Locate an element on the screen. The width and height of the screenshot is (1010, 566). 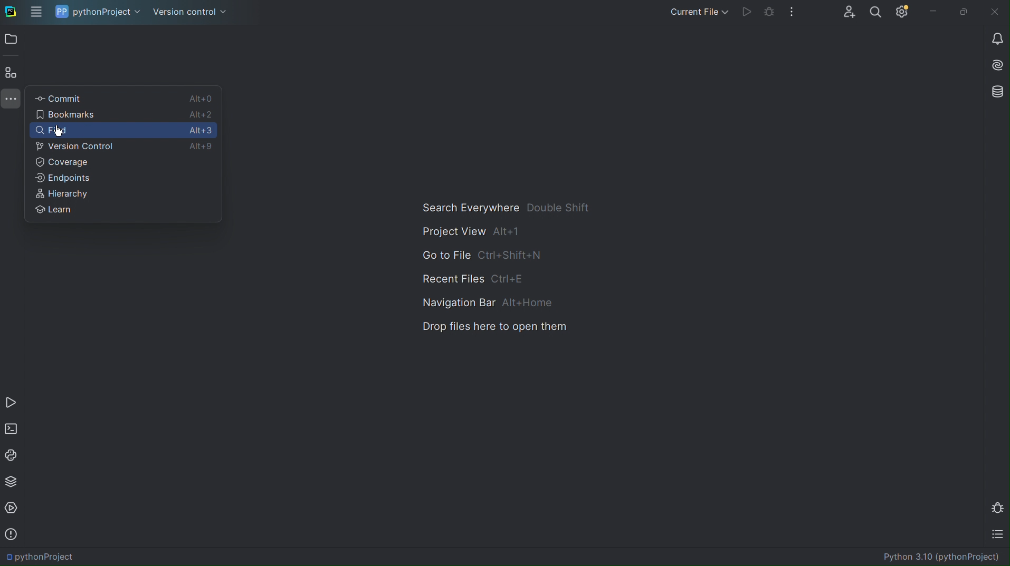
Bookmarks is located at coordinates (66, 115).